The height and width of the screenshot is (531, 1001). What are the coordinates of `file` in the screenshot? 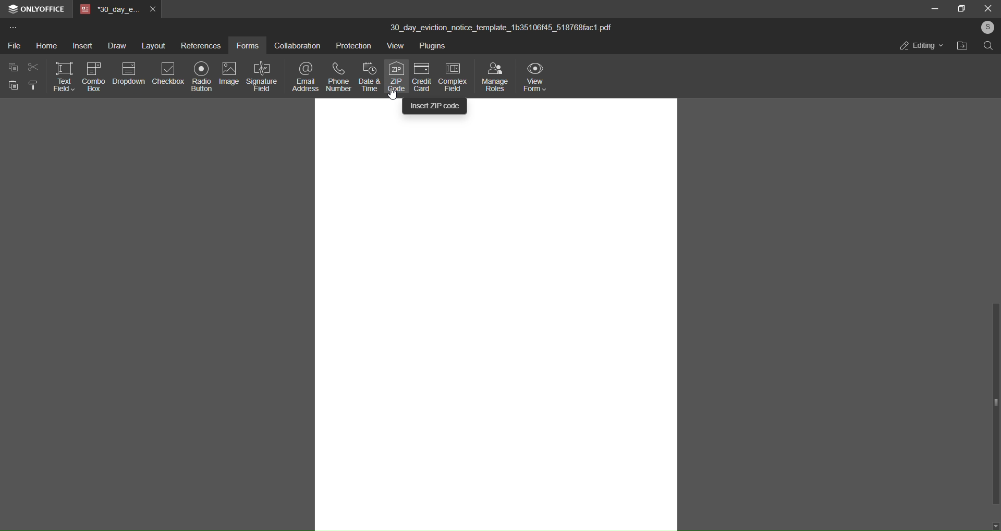 It's located at (14, 45).